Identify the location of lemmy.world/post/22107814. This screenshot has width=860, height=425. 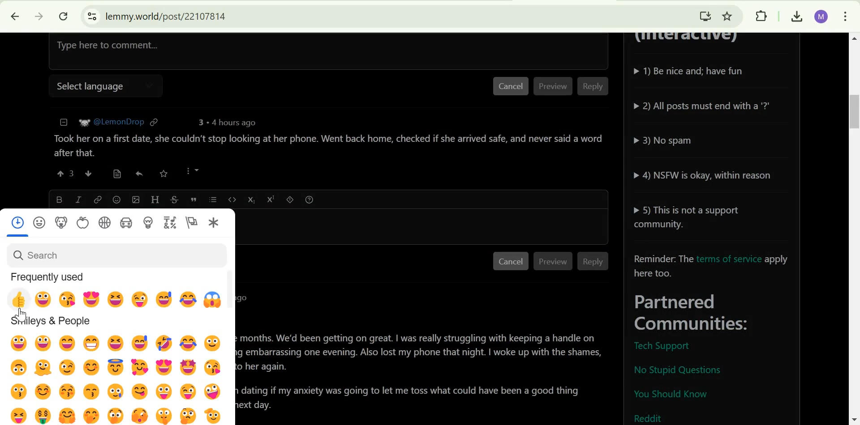
(166, 16).